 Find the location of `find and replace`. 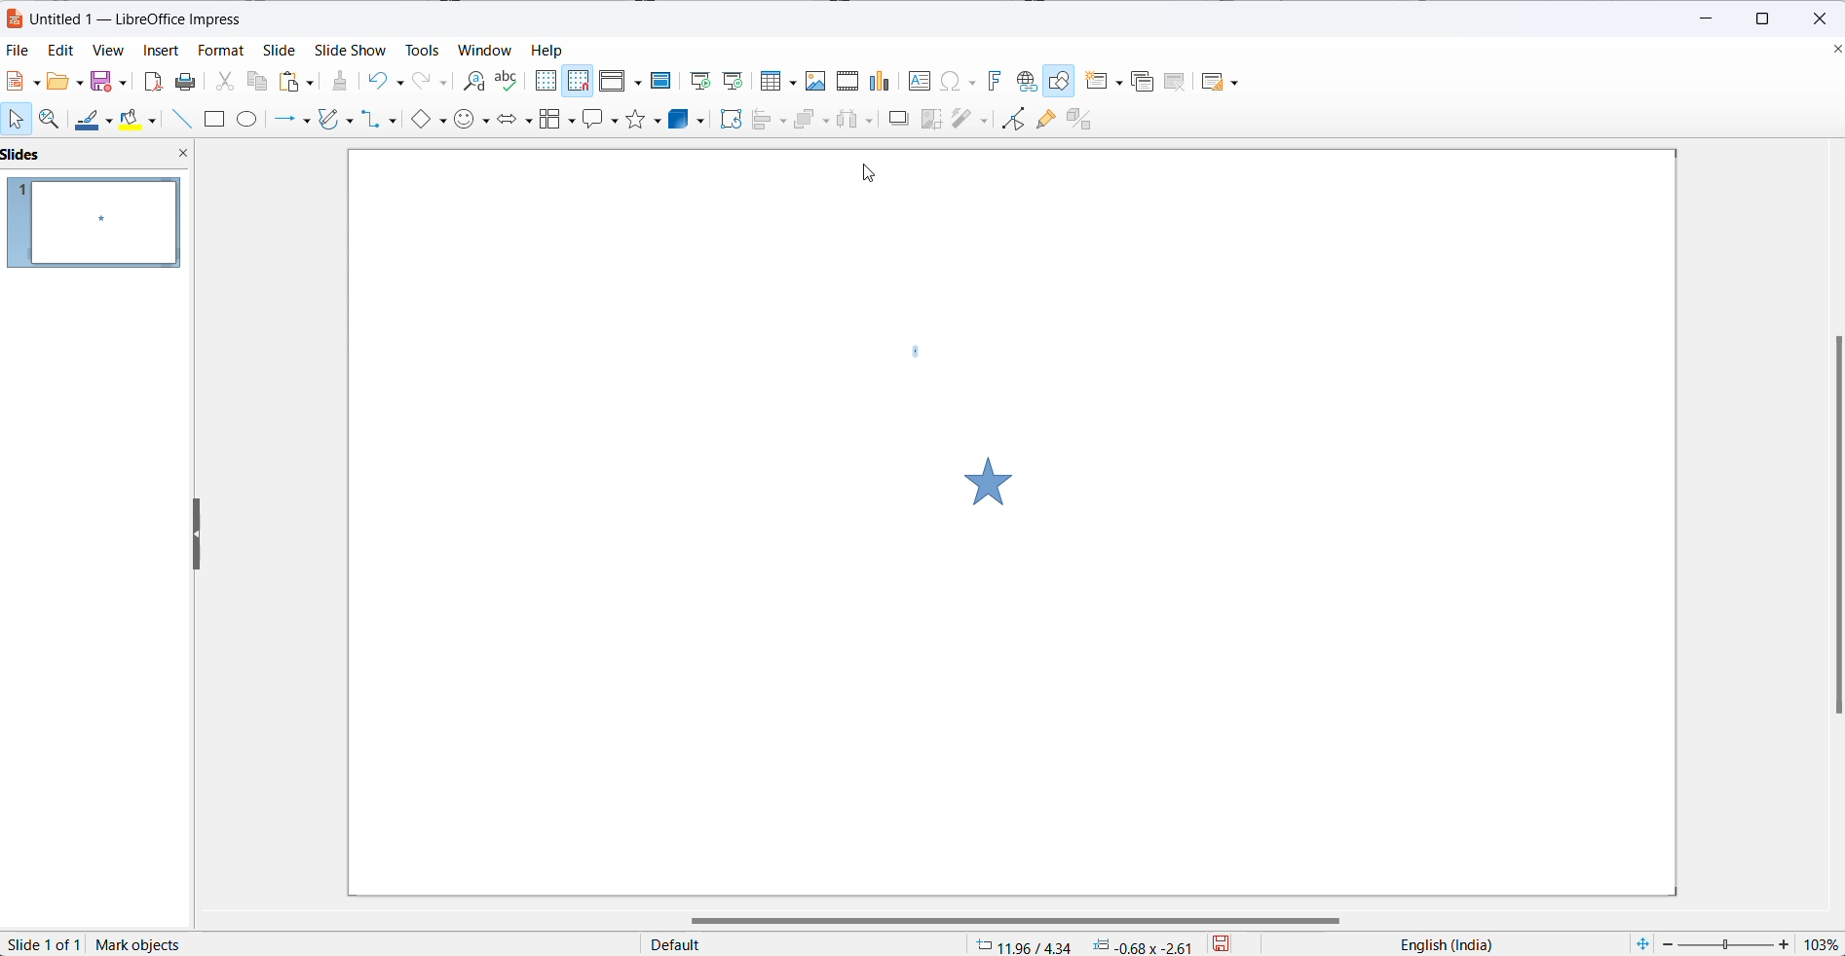

find and replace is located at coordinates (471, 83).